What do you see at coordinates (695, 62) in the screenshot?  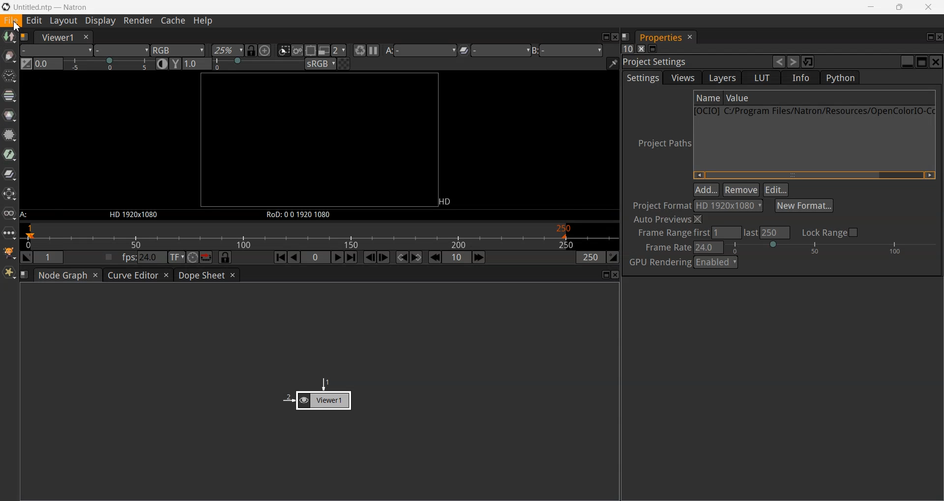 I see `Project setting` at bounding box center [695, 62].